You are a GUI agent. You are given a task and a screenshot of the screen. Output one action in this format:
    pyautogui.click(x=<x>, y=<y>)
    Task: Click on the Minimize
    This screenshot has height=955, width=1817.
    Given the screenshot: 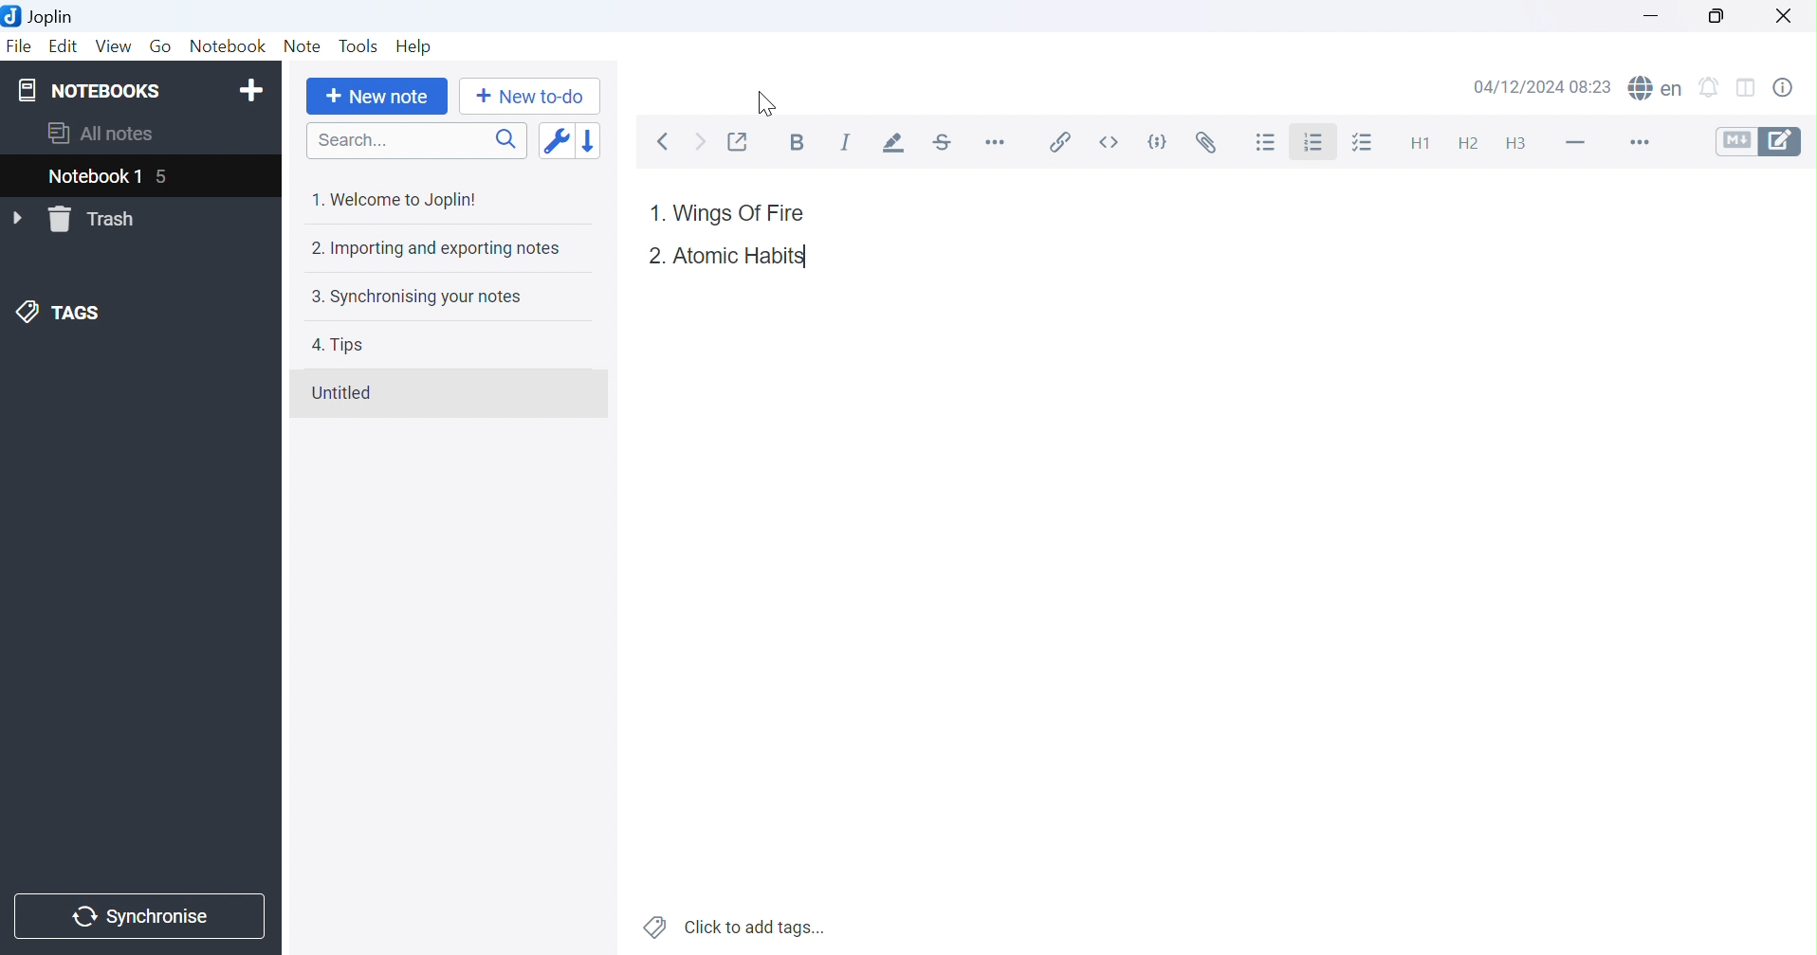 What is the action you would take?
    pyautogui.click(x=1653, y=16)
    